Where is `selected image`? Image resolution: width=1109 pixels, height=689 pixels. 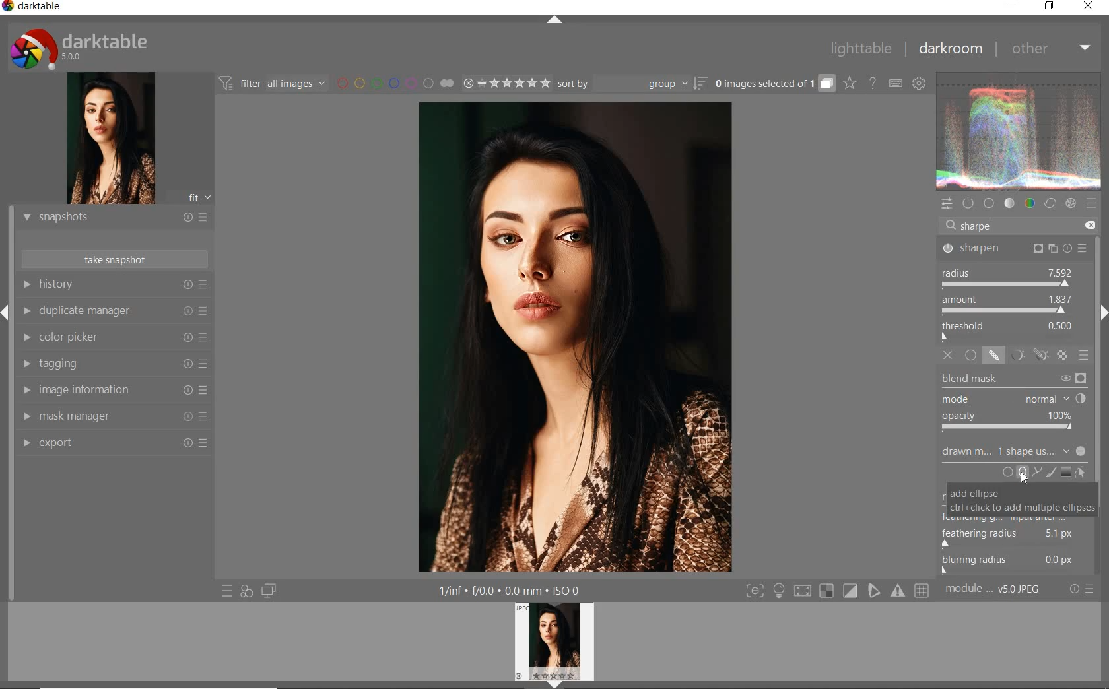 selected image is located at coordinates (573, 339).